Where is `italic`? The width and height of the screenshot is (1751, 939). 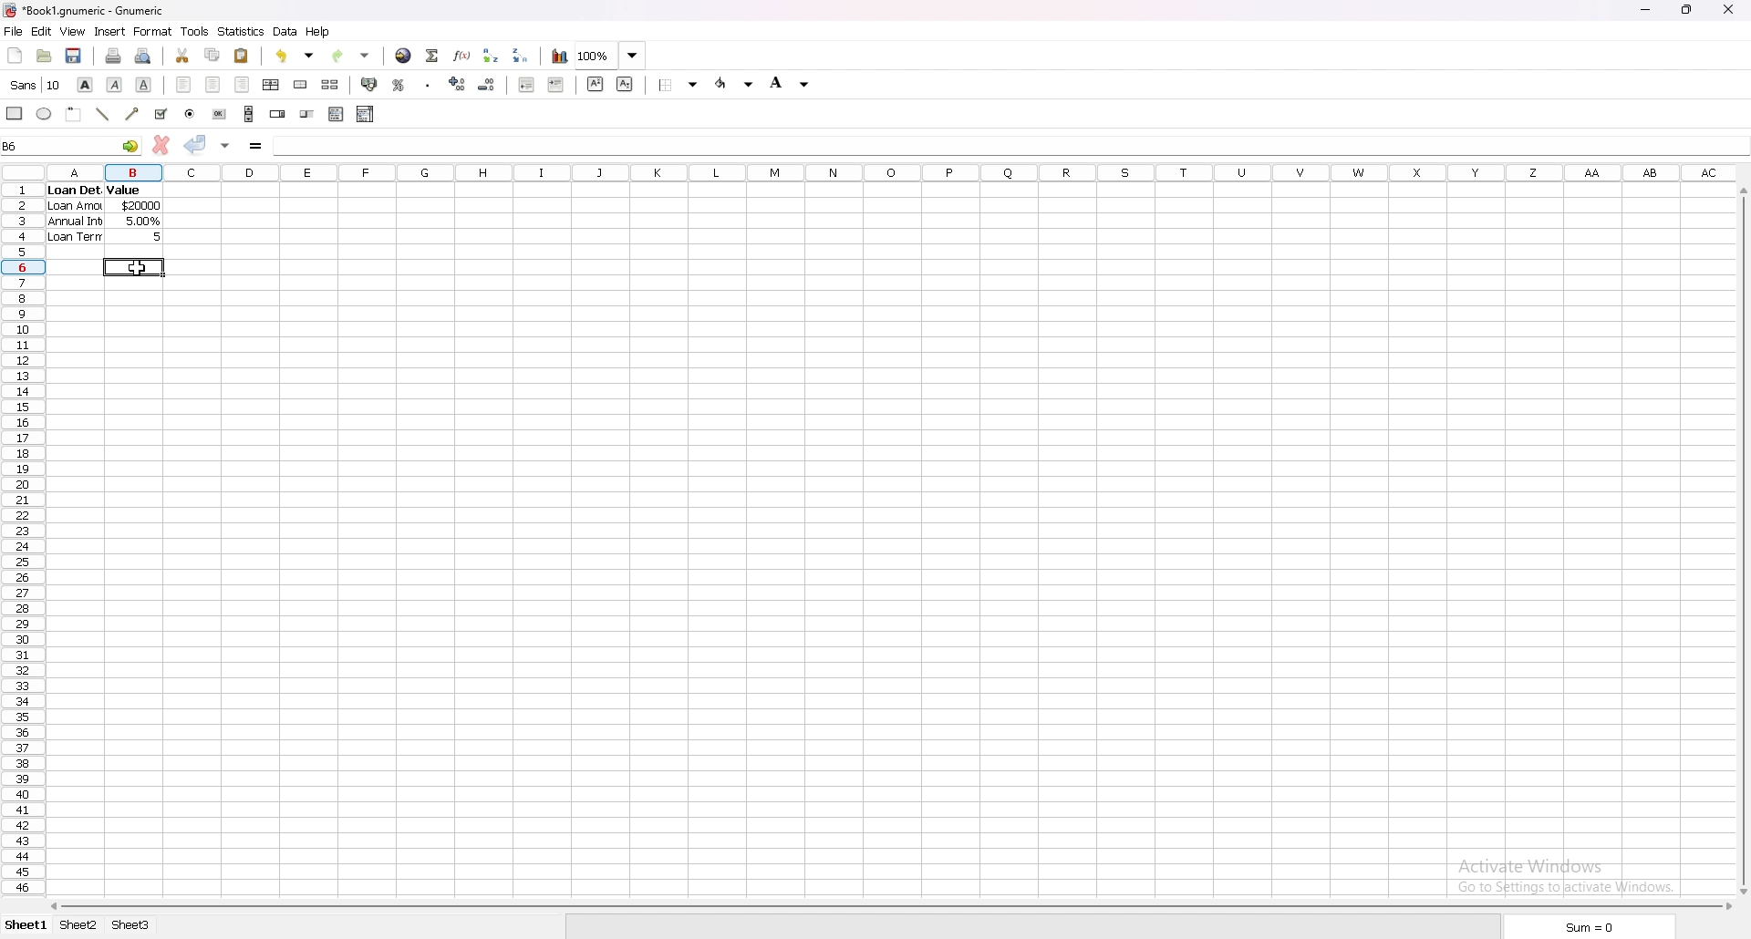 italic is located at coordinates (114, 85).